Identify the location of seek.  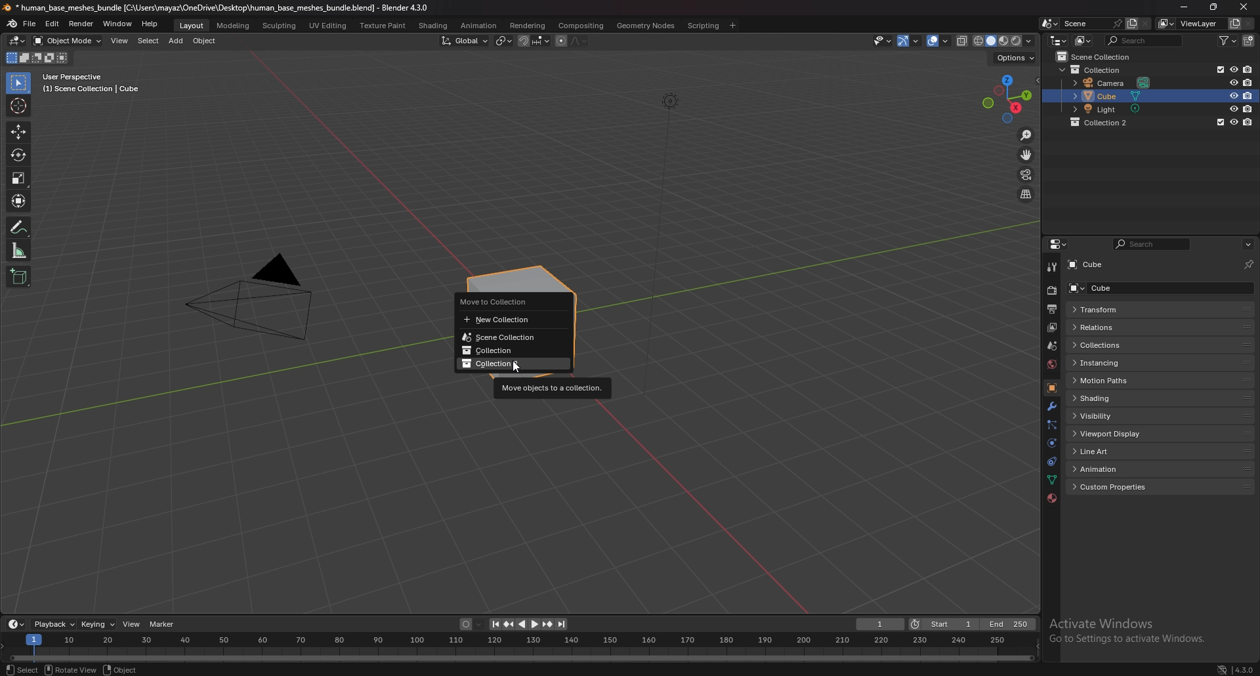
(520, 648).